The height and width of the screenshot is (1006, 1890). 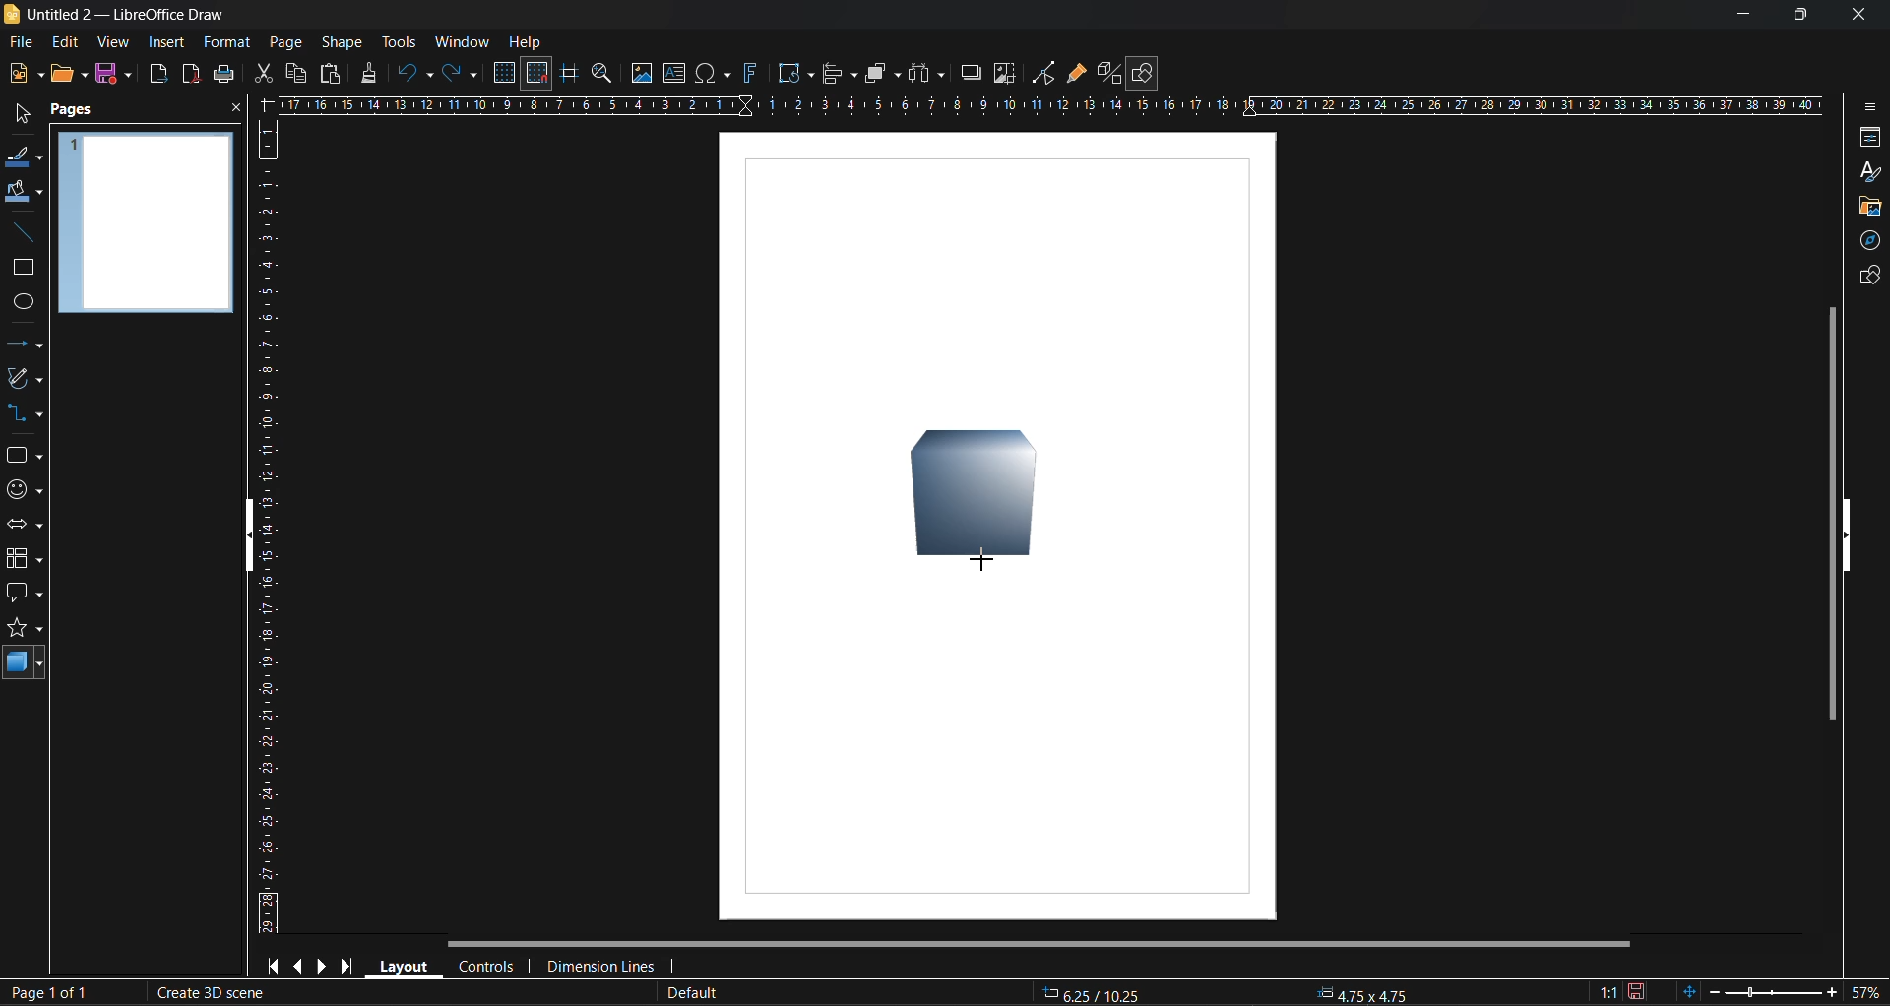 I want to click on styles, so click(x=1867, y=171).